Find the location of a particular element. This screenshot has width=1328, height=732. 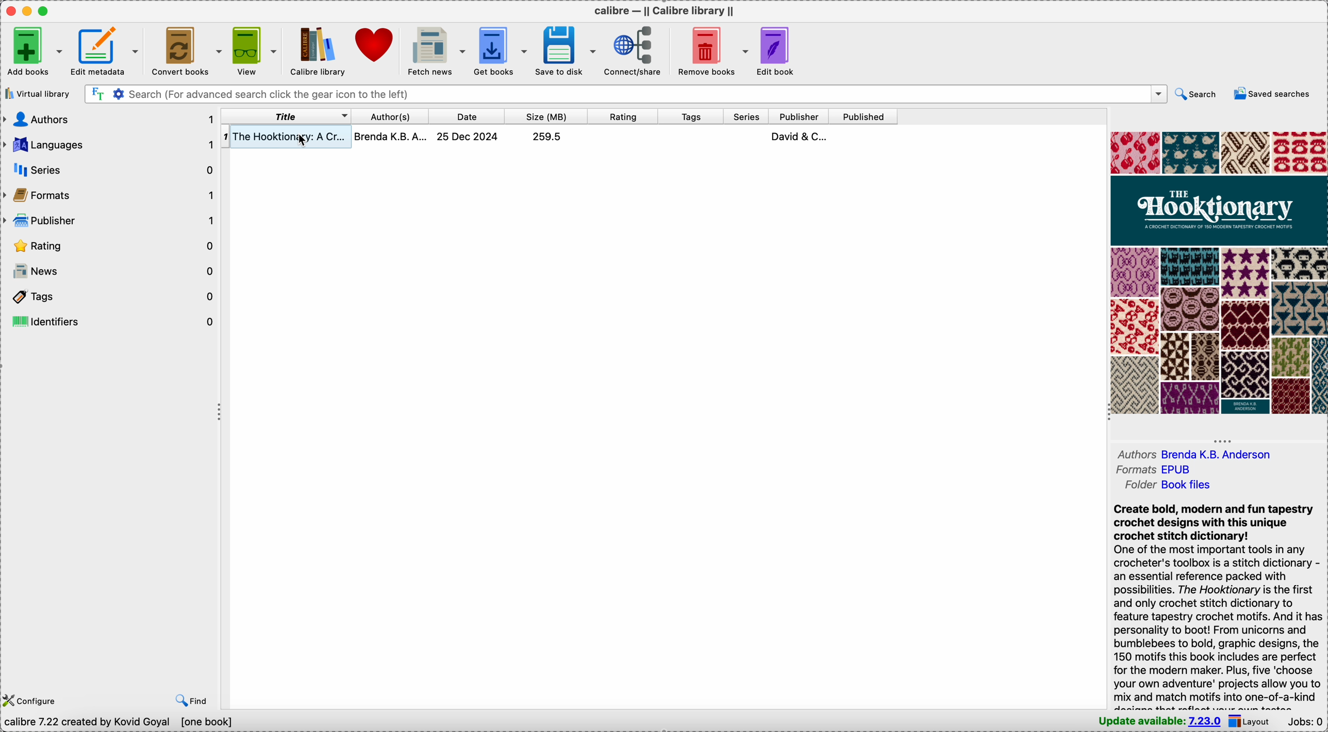

close Calibre is located at coordinates (11, 11).